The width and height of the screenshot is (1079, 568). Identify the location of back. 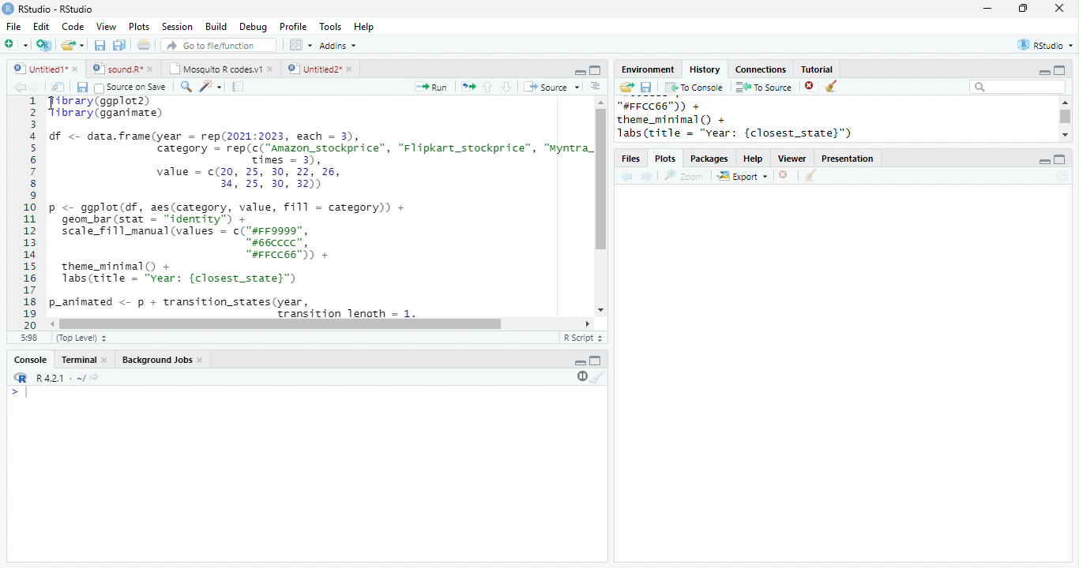
(18, 87).